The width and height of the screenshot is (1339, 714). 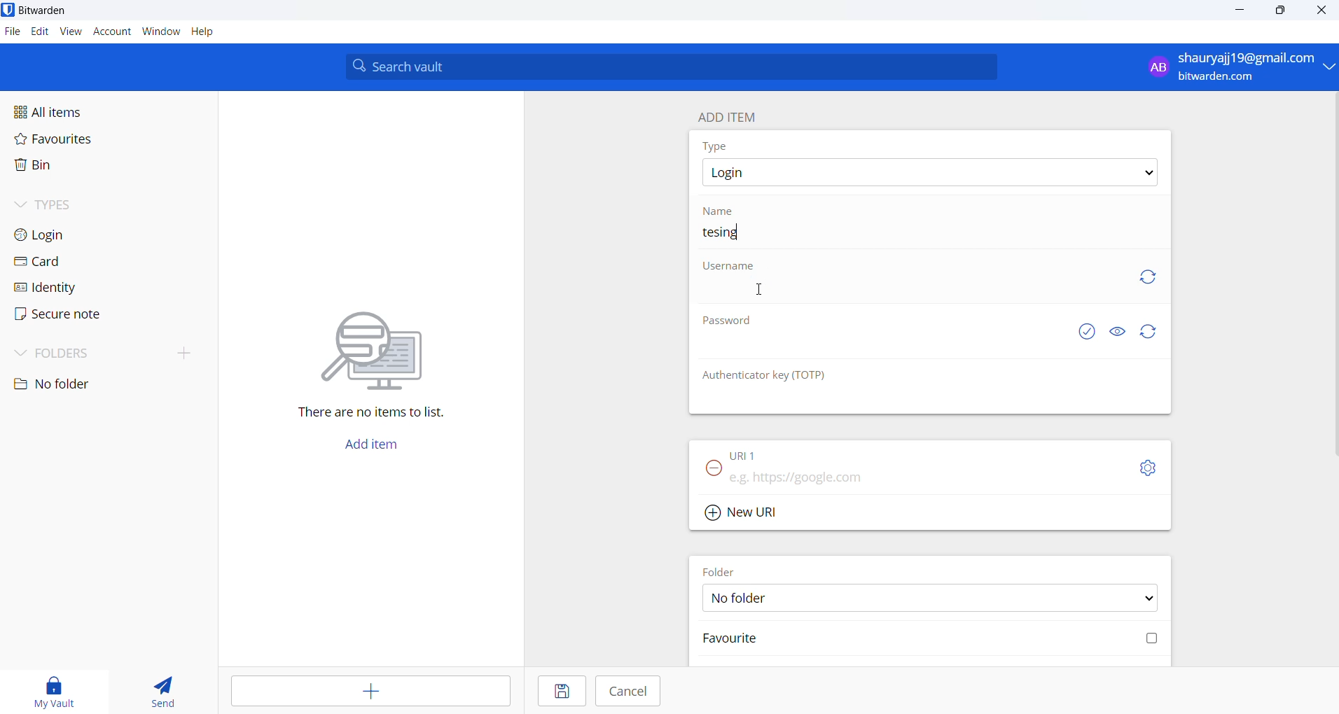 I want to click on type options, so click(x=934, y=174).